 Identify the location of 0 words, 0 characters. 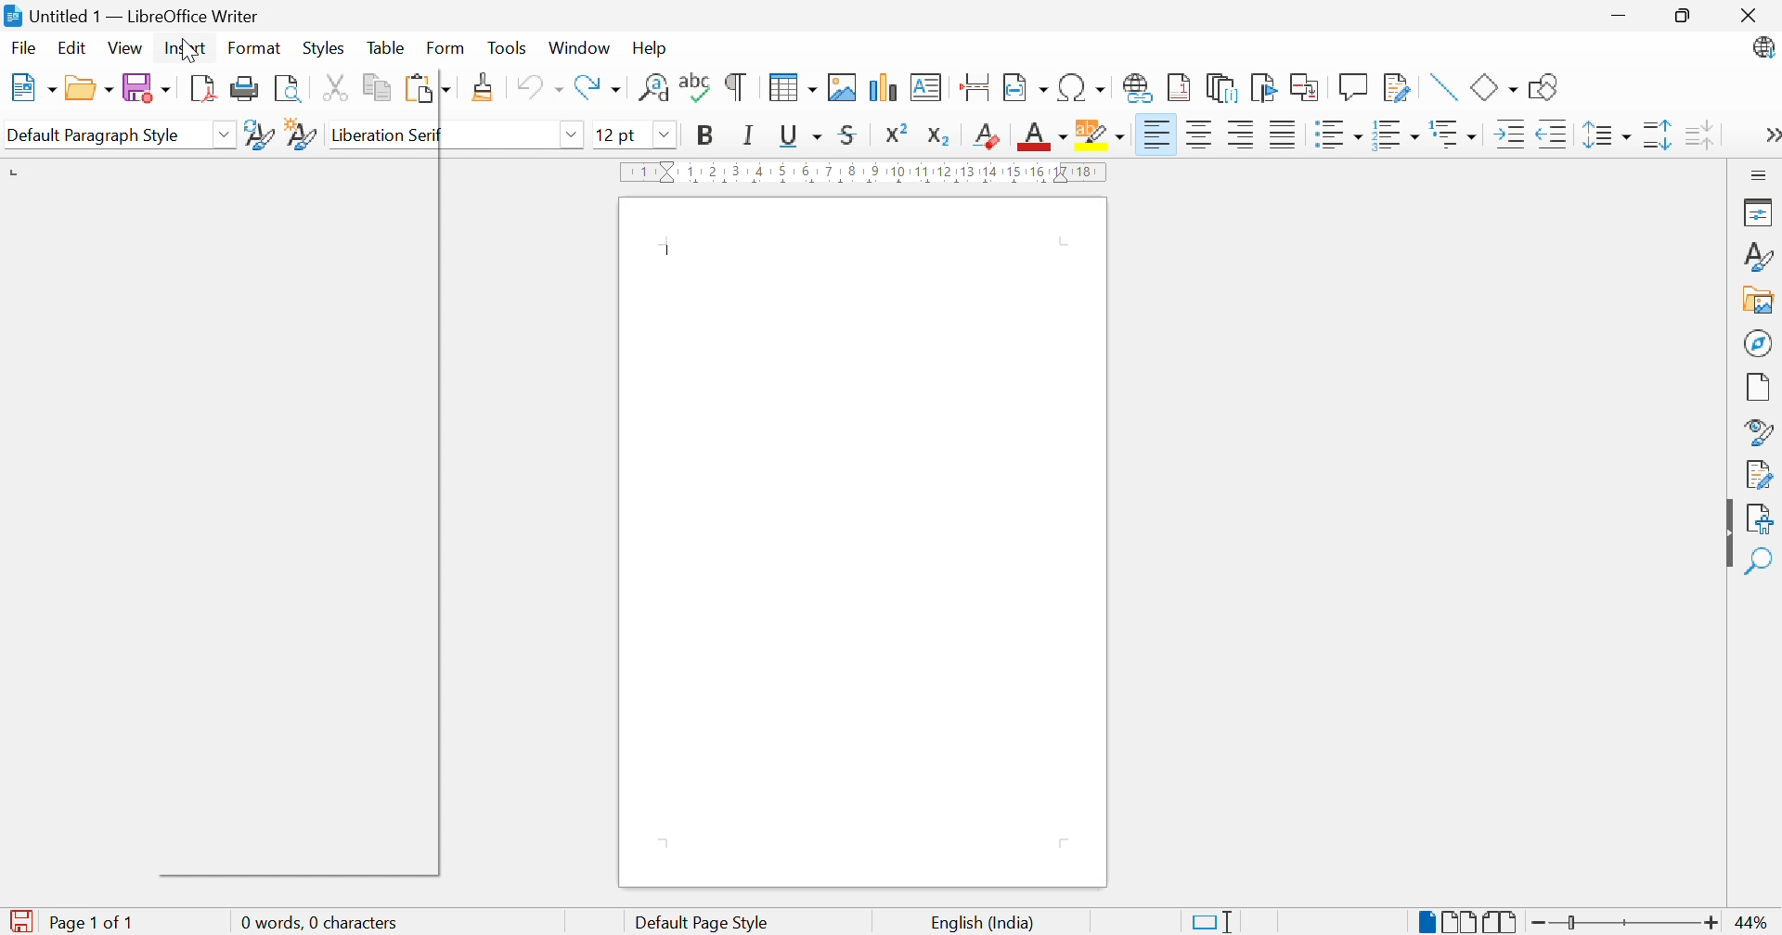
(317, 925).